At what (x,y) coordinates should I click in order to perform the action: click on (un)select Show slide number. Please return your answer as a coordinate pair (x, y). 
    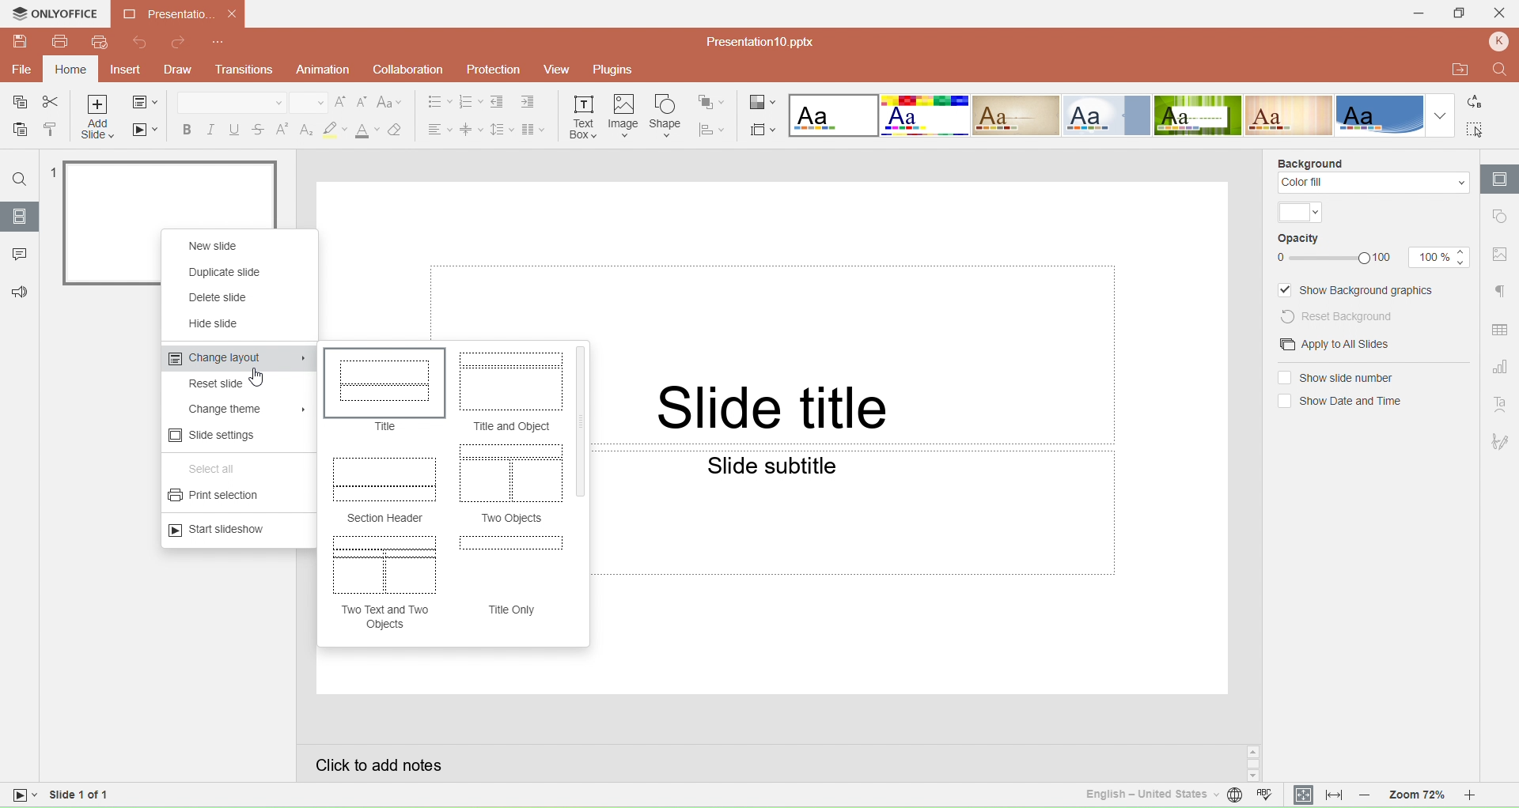
    Looking at the image, I should click on (1335, 378).